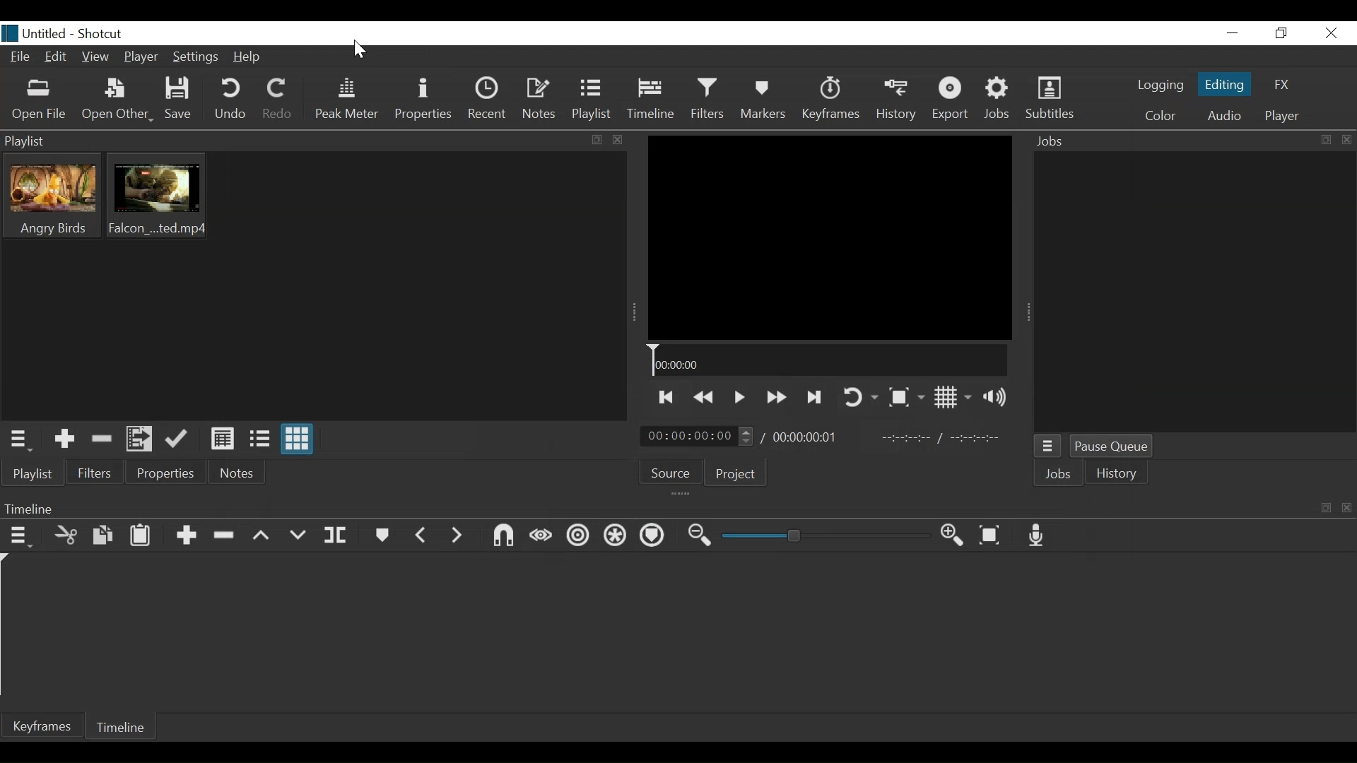 The height and width of the screenshot is (763, 1357). I want to click on File name, so click(35, 33).